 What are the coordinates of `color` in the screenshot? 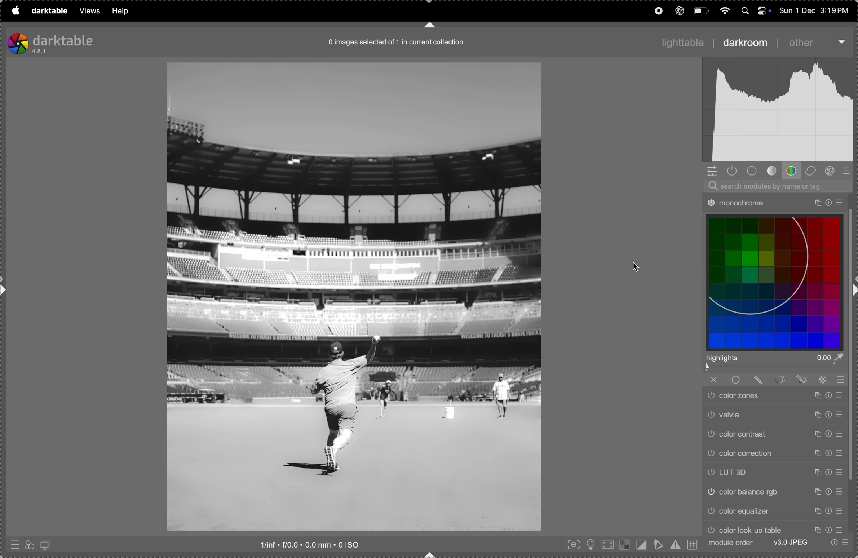 It's located at (793, 170).